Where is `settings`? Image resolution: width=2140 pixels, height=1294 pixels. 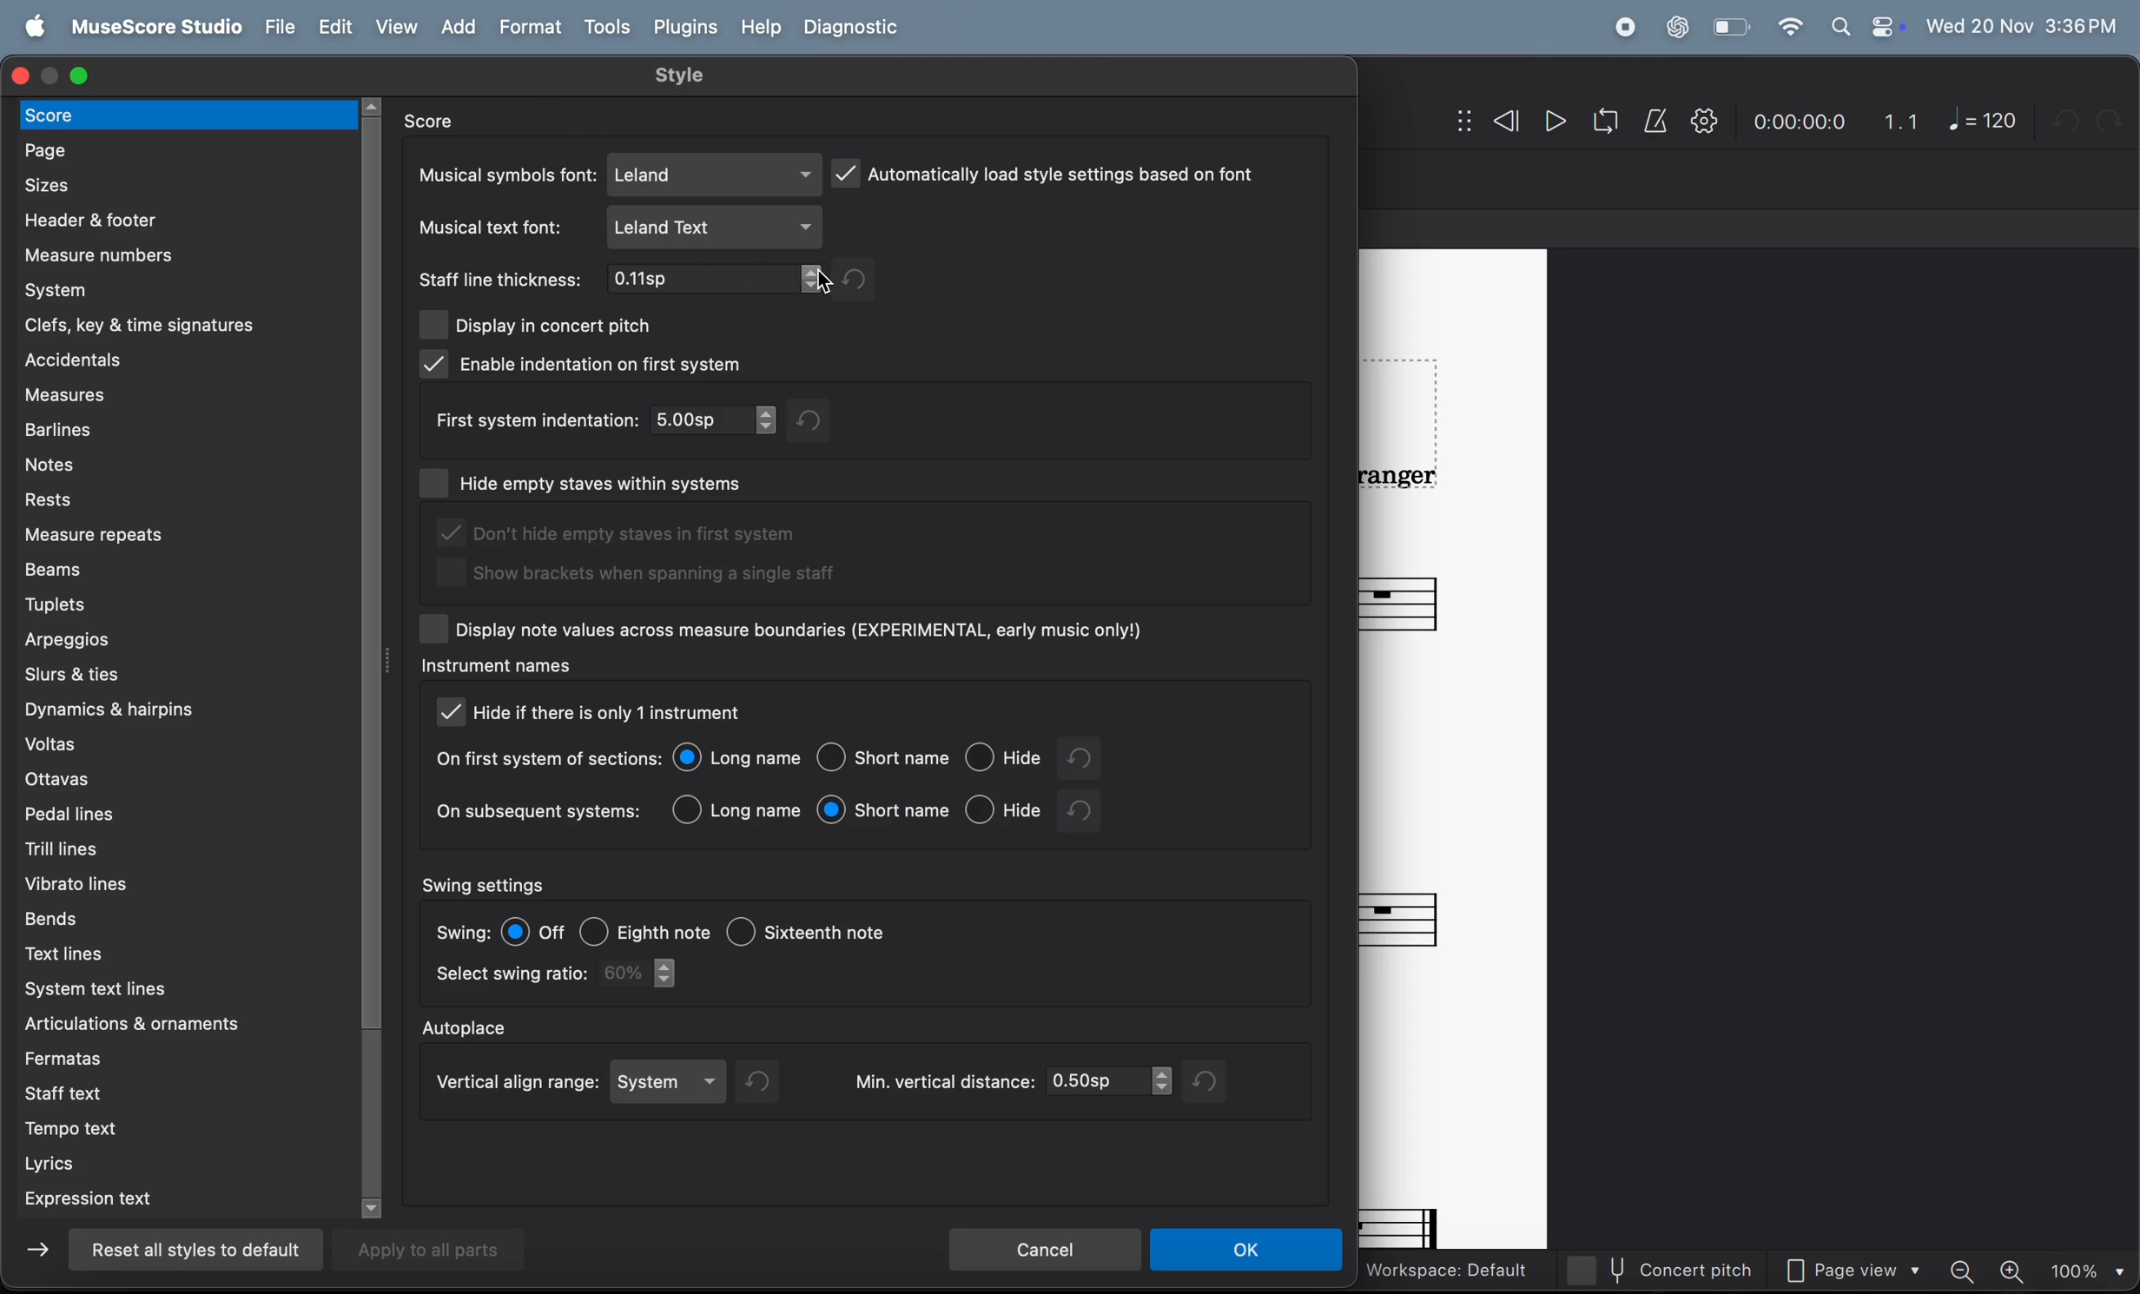 settings is located at coordinates (1704, 122).